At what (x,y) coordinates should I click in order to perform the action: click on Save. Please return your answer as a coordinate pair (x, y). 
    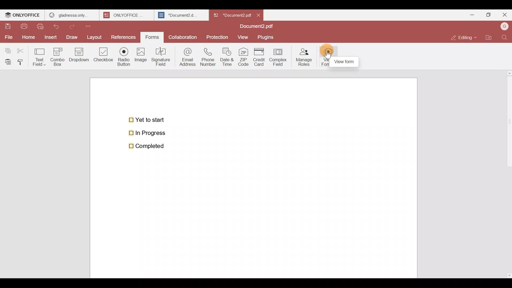
    Looking at the image, I should click on (8, 26).